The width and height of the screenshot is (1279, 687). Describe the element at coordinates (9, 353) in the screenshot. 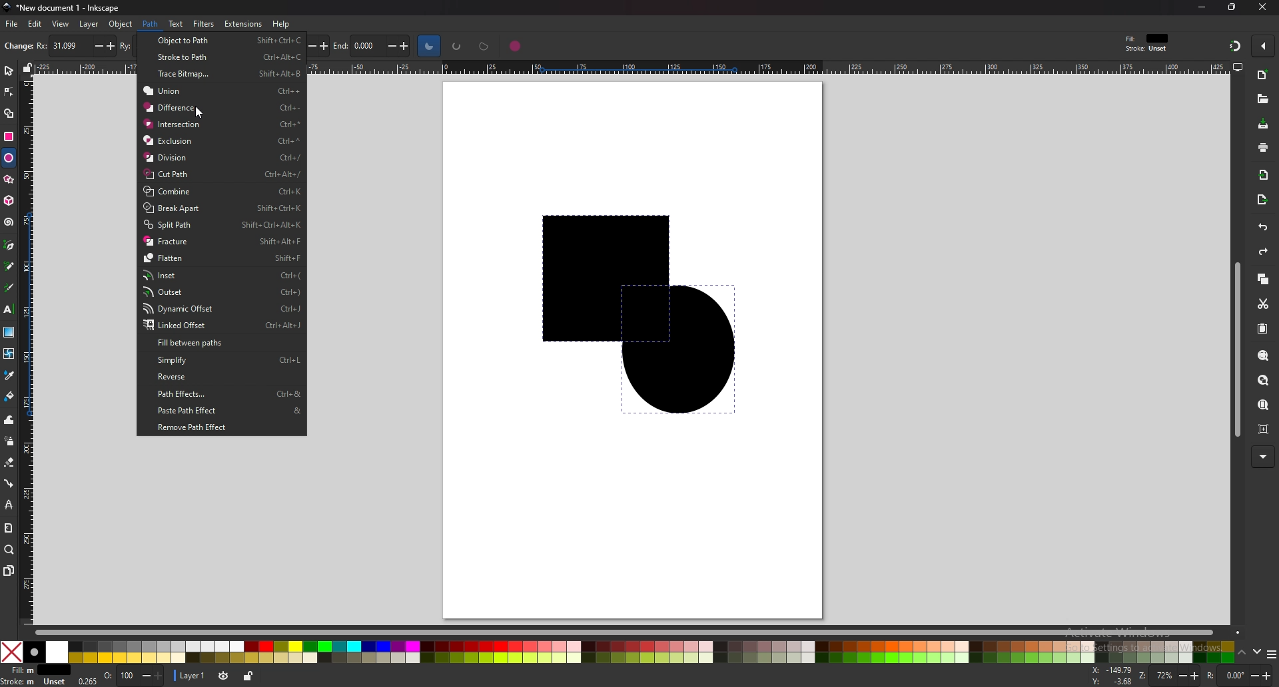

I see `mesh` at that location.